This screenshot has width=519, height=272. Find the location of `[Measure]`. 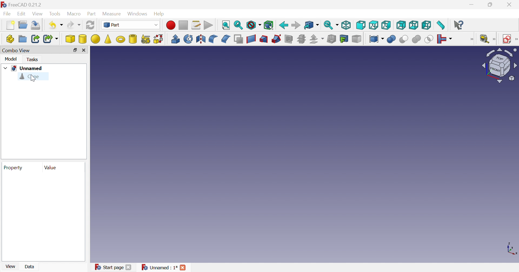

[Measure] is located at coordinates (494, 39).